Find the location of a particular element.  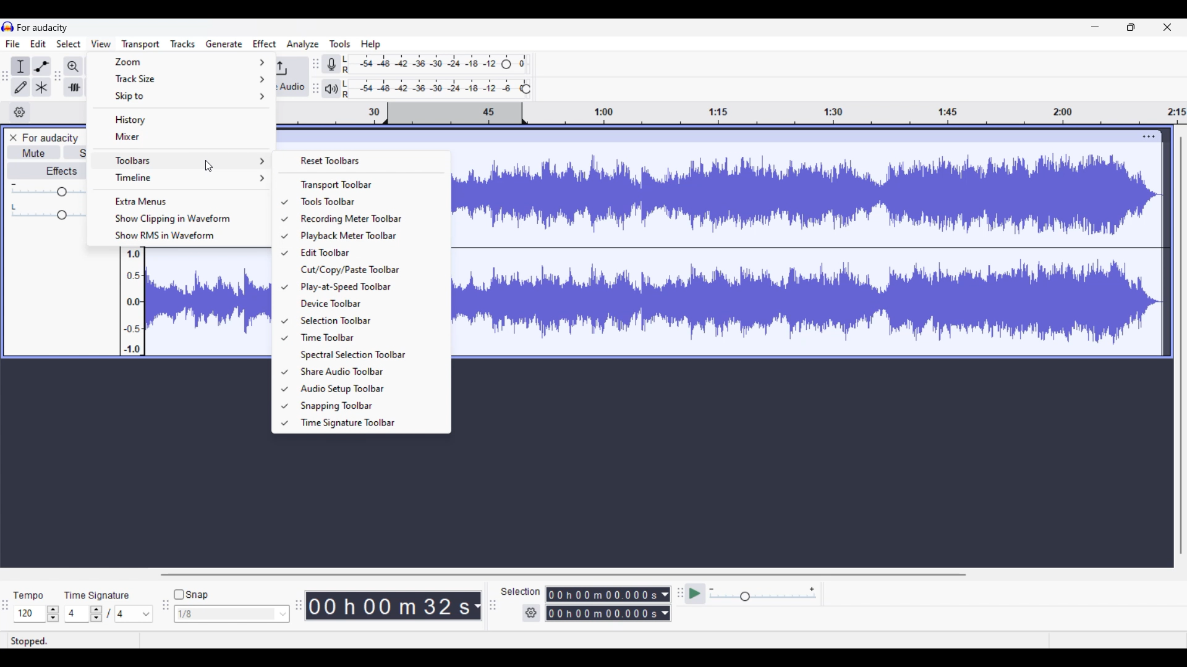

Playback level is located at coordinates (431, 89).